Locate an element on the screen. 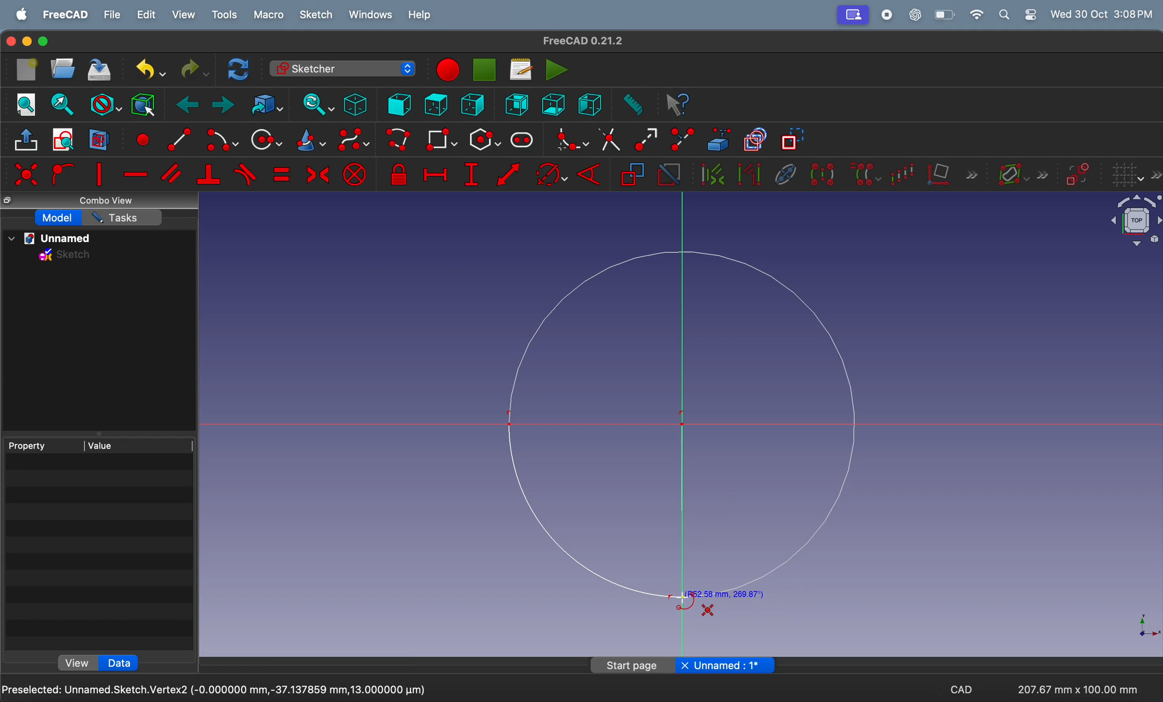 The width and height of the screenshot is (1163, 702). combo view is located at coordinates (110, 201).